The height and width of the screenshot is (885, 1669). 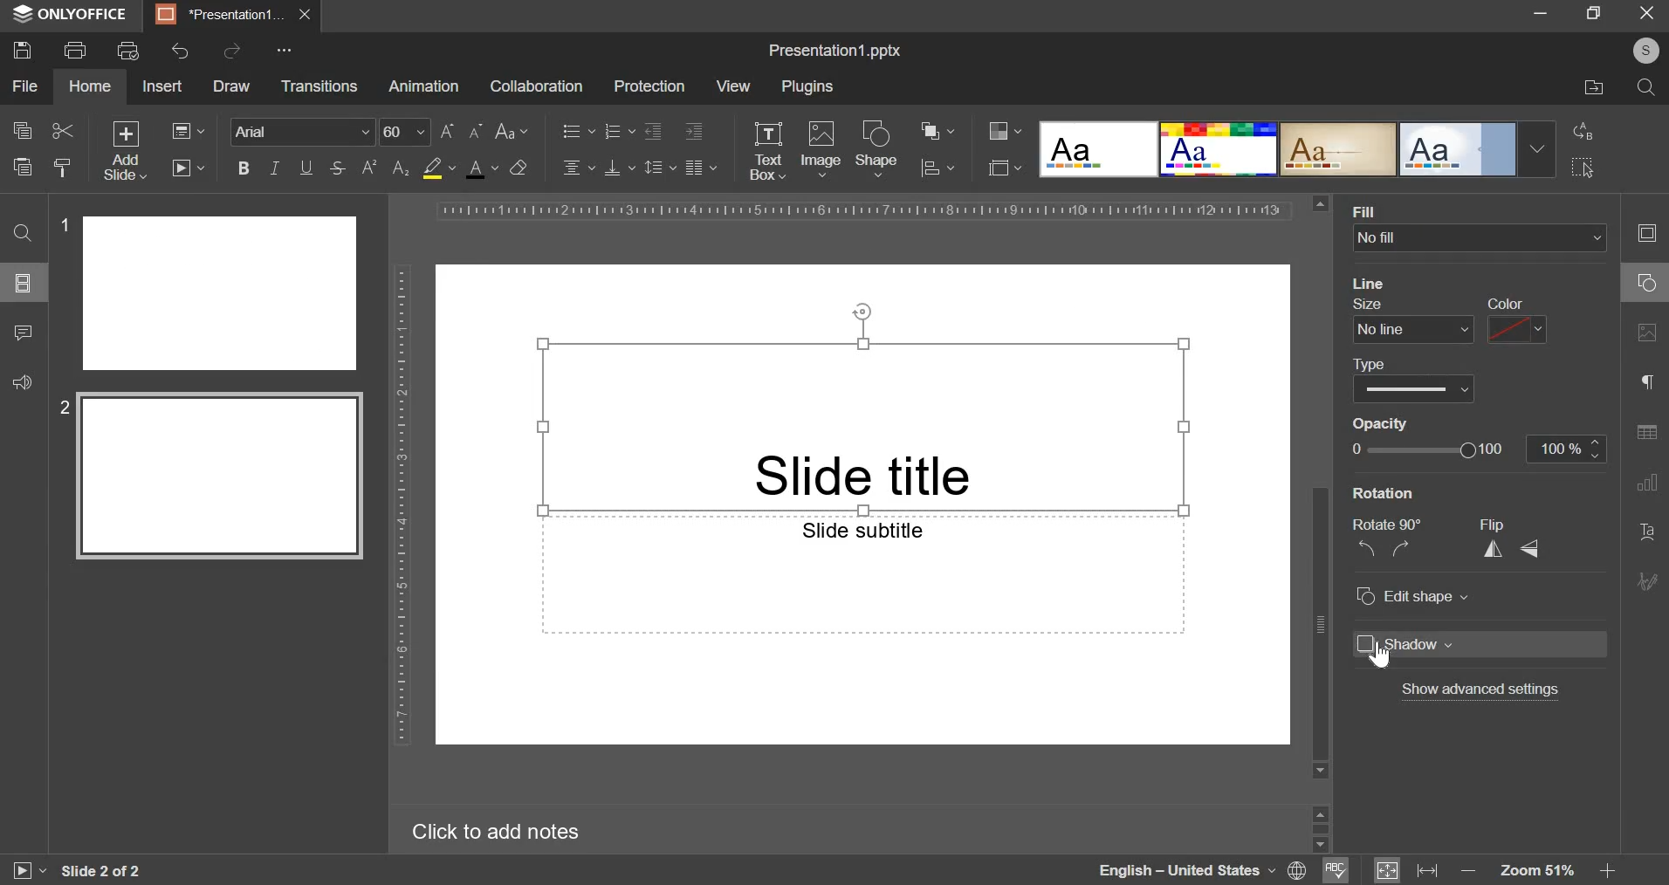 What do you see at coordinates (1378, 496) in the screenshot?
I see `rotation` at bounding box center [1378, 496].